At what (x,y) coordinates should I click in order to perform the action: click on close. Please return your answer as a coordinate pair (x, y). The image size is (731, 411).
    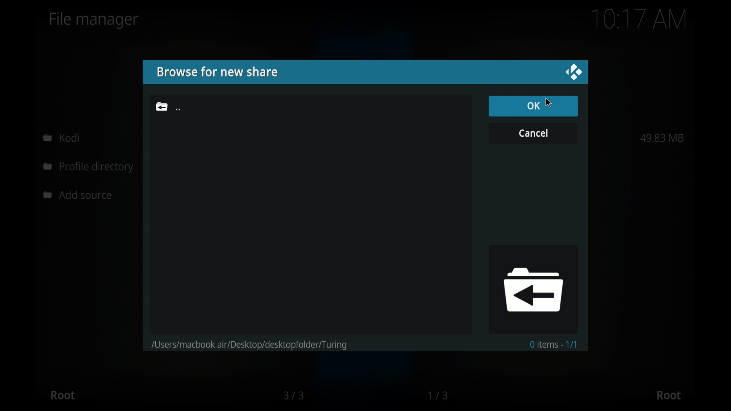
    Looking at the image, I should click on (573, 72).